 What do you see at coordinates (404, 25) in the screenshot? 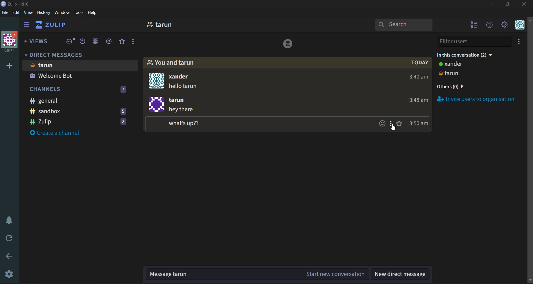
I see `search` at bounding box center [404, 25].